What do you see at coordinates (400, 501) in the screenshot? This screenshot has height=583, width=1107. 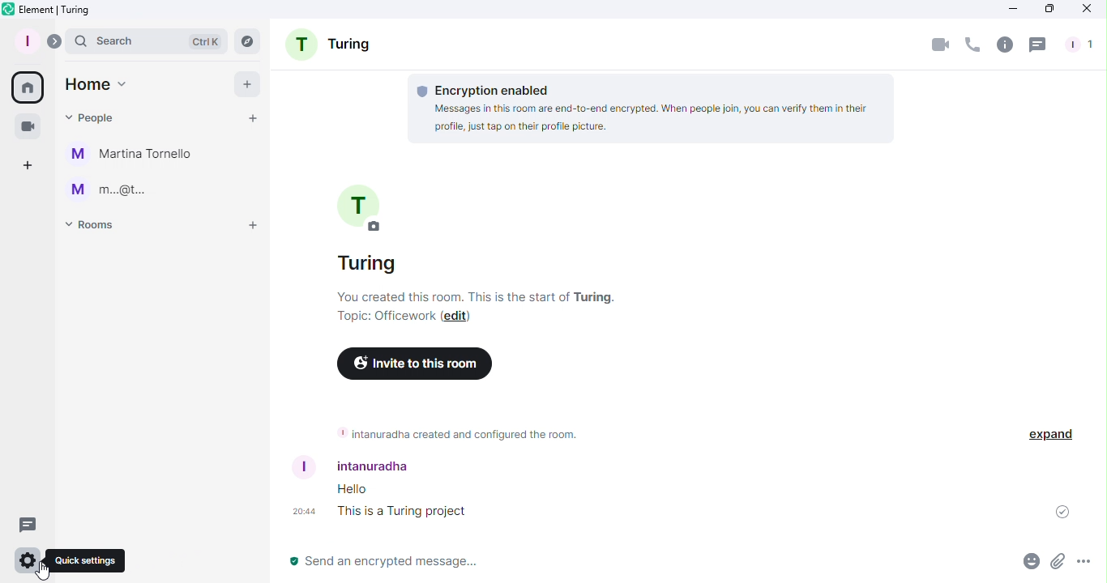 I see `Messages` at bounding box center [400, 501].